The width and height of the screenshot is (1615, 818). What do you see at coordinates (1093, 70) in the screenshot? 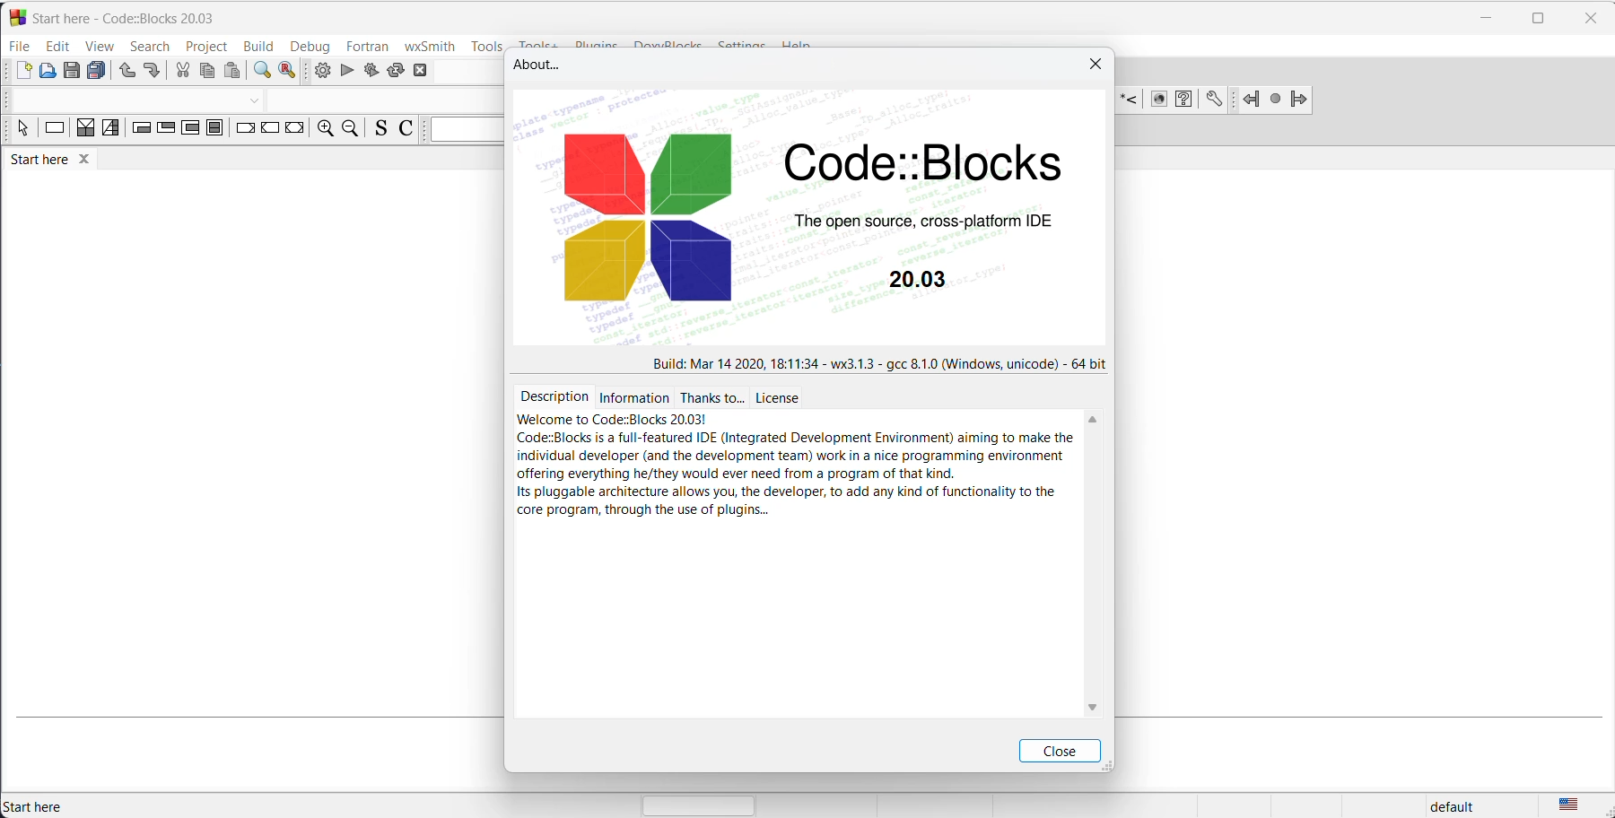
I see `close` at bounding box center [1093, 70].